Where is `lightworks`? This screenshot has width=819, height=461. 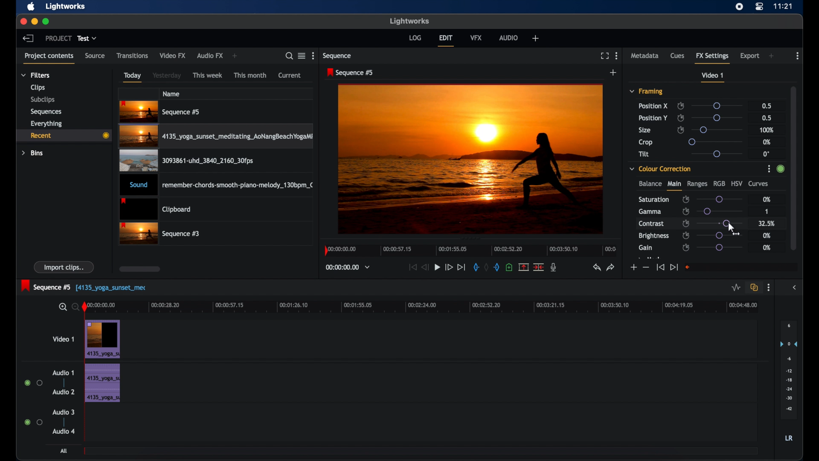 lightworks is located at coordinates (410, 21).